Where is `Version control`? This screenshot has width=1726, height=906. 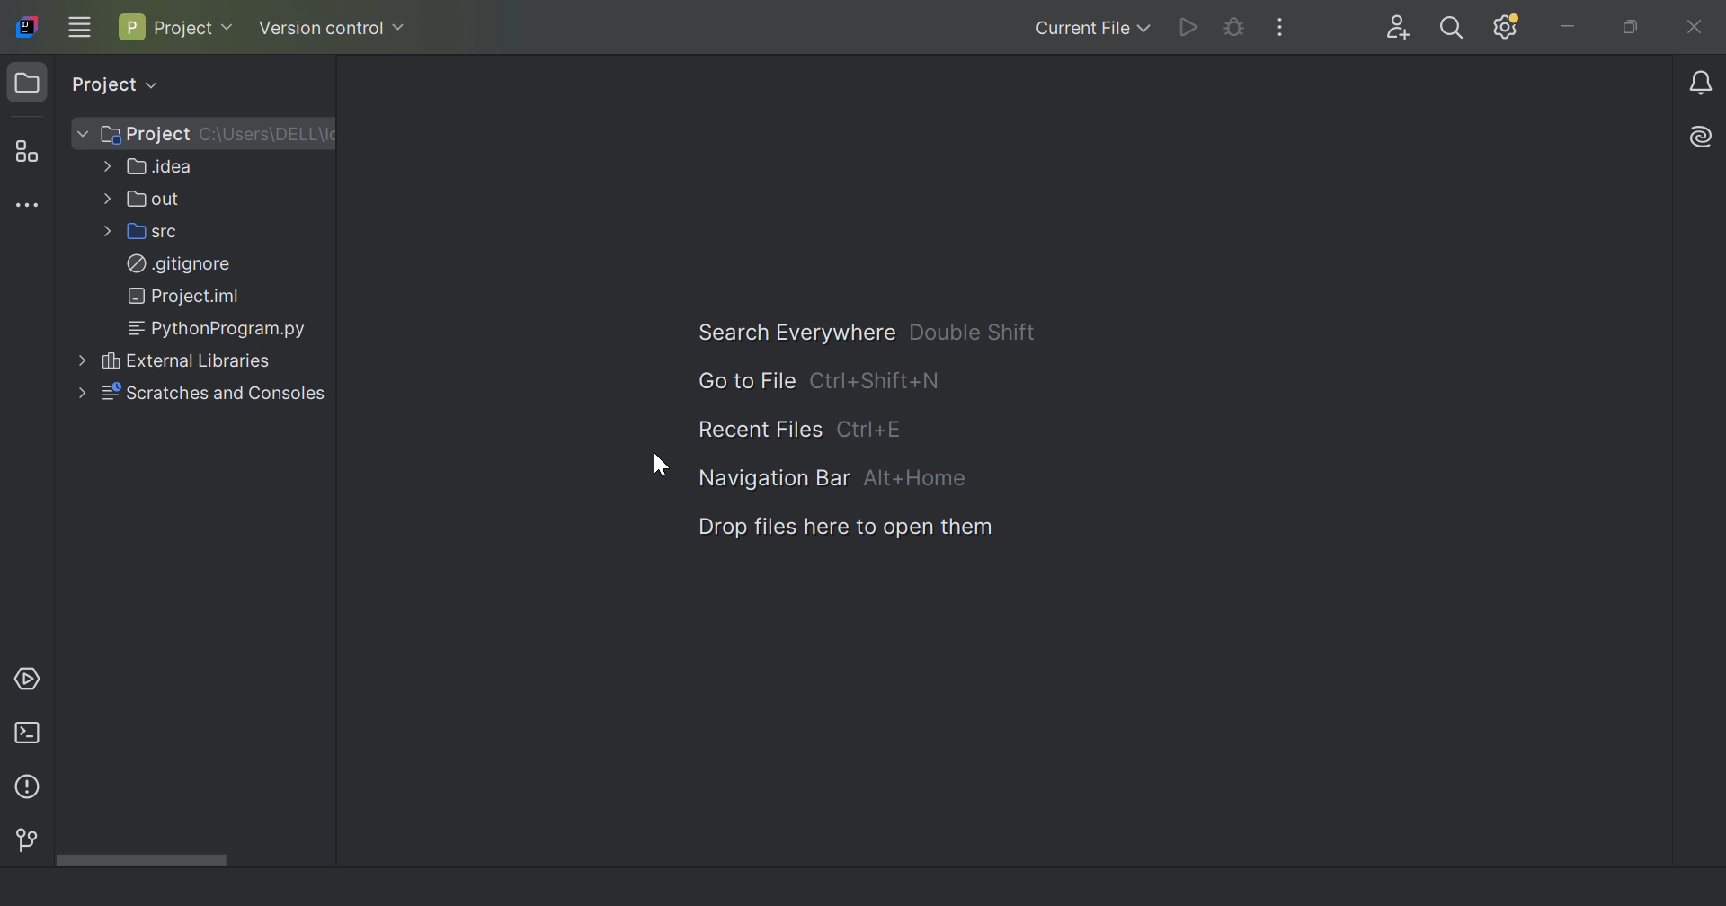 Version control is located at coordinates (334, 27).